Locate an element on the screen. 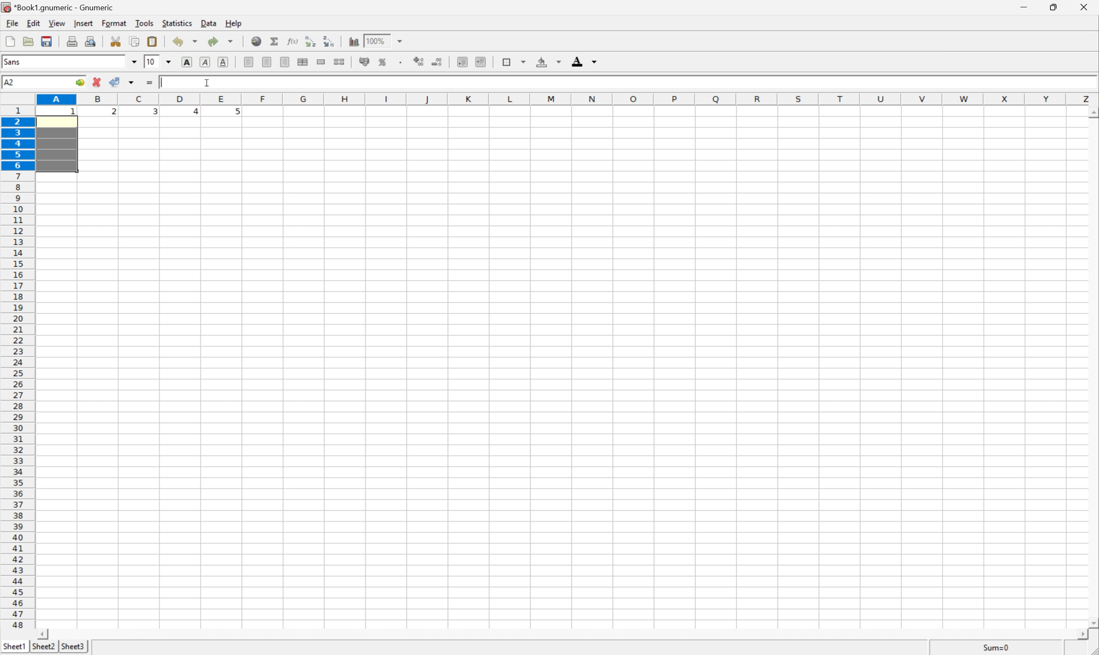  format selection as accounting is located at coordinates (363, 62).